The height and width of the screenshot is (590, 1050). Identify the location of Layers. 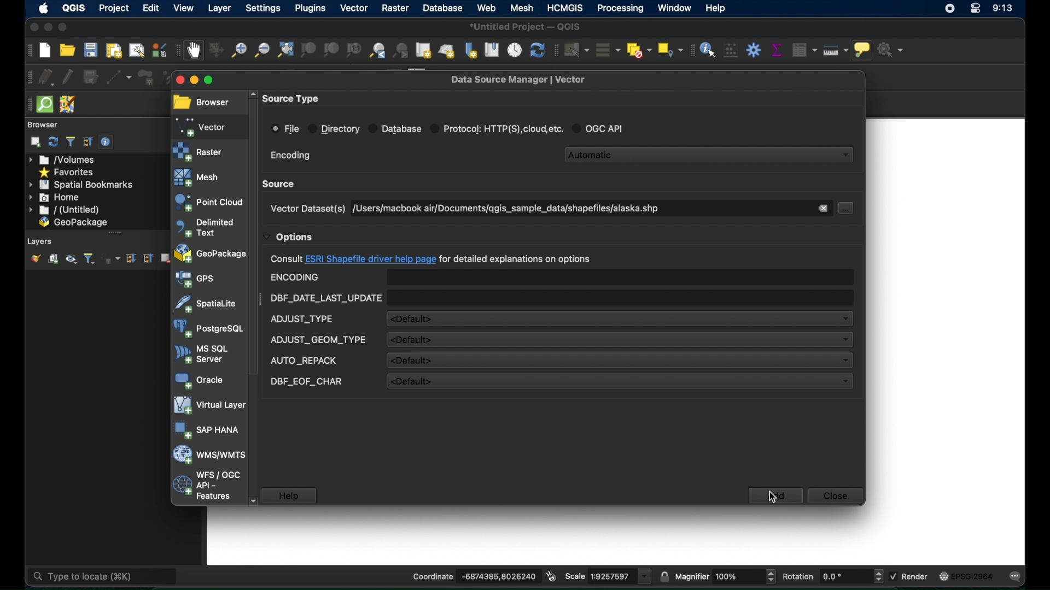
(38, 241).